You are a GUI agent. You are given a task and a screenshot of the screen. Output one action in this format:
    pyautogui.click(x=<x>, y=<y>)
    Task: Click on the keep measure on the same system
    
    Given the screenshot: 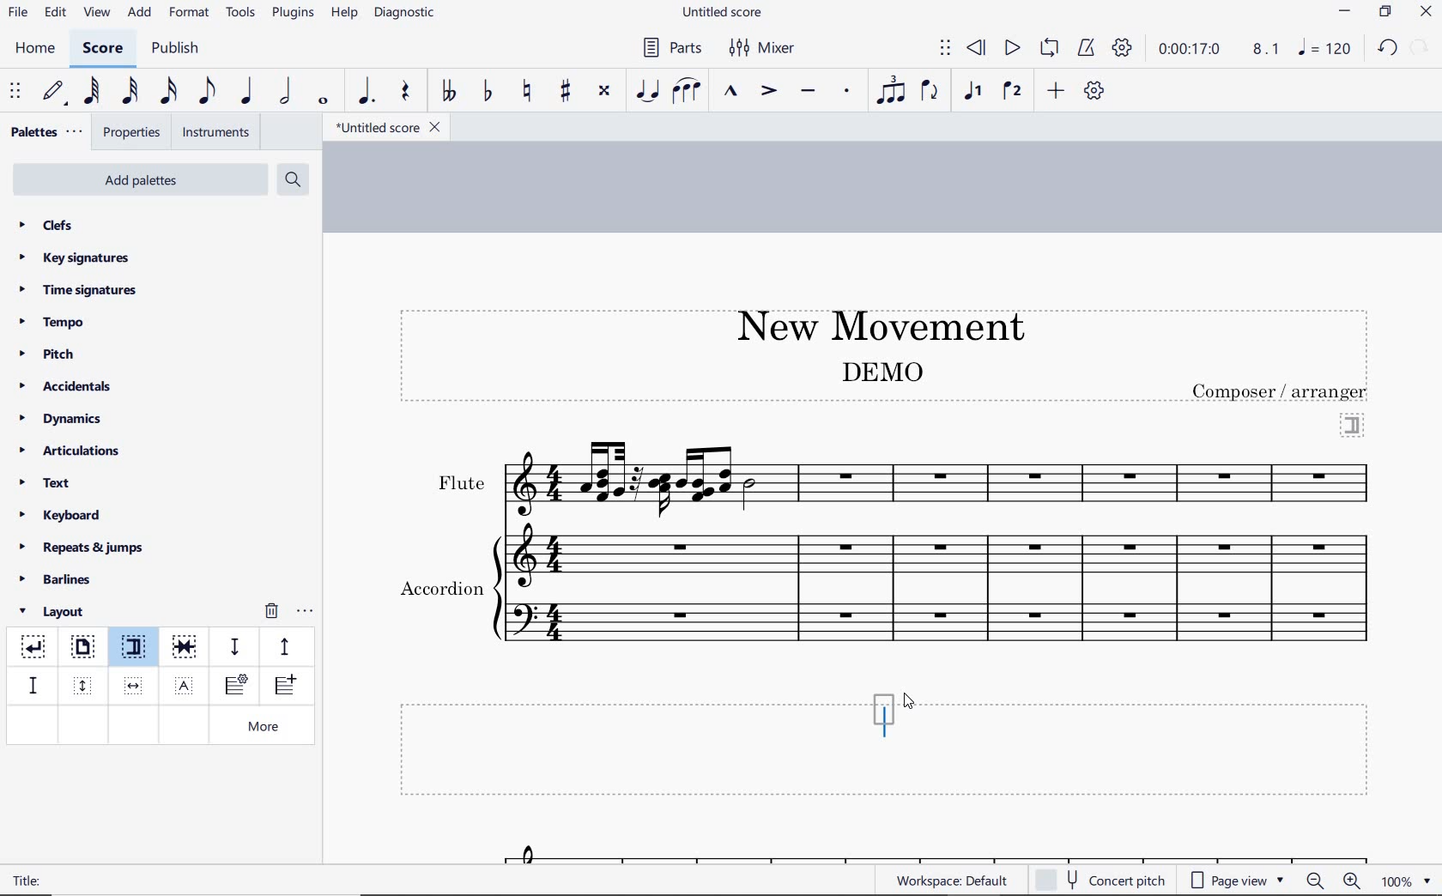 What is the action you would take?
    pyautogui.click(x=186, y=647)
    